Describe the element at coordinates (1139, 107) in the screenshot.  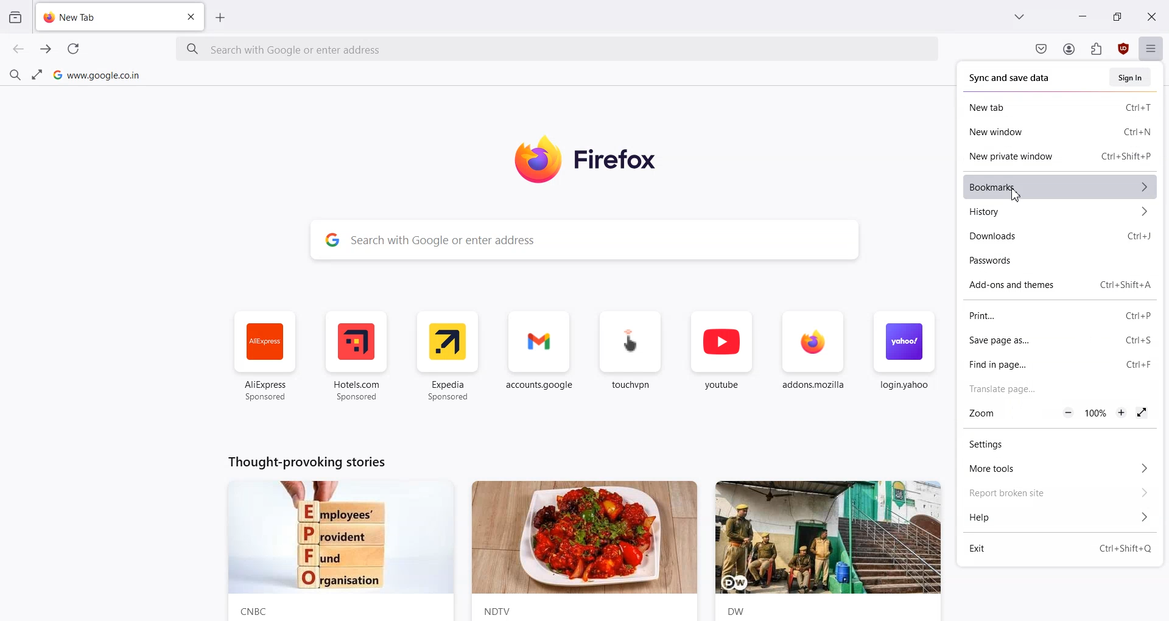
I see `Shortcut key` at that location.